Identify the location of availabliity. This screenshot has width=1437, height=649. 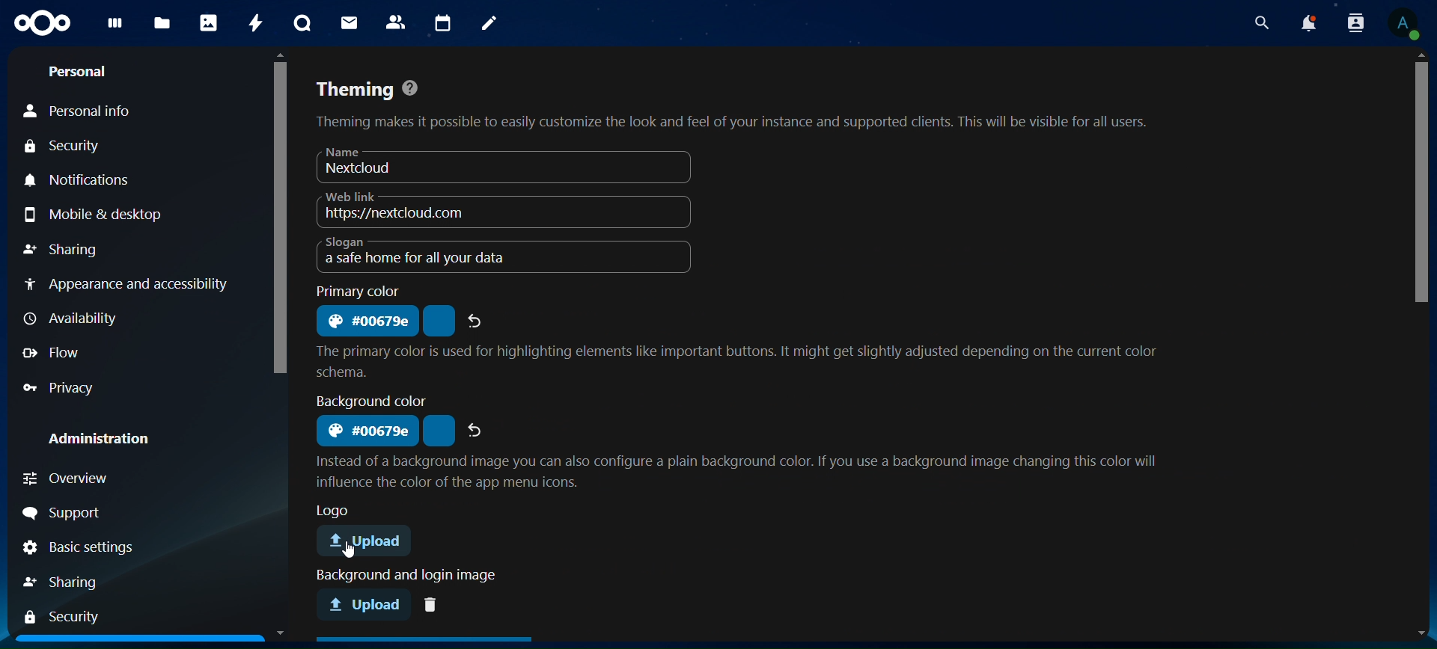
(115, 320).